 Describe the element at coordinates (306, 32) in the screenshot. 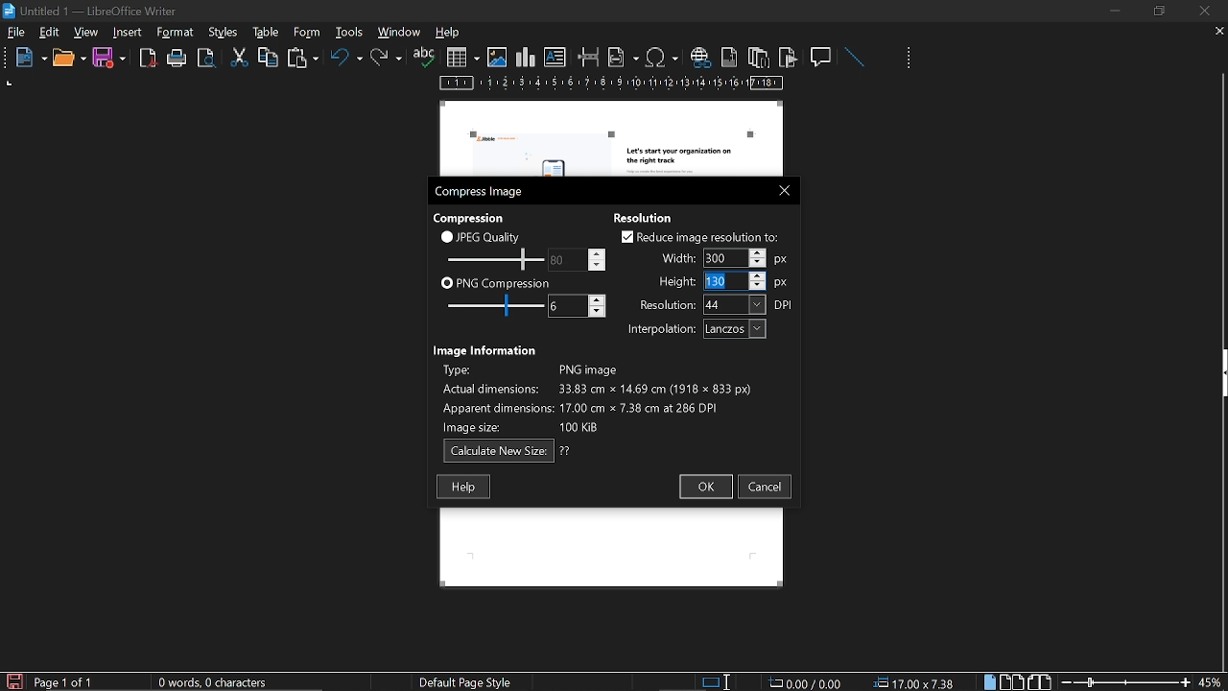

I see `table` at that location.